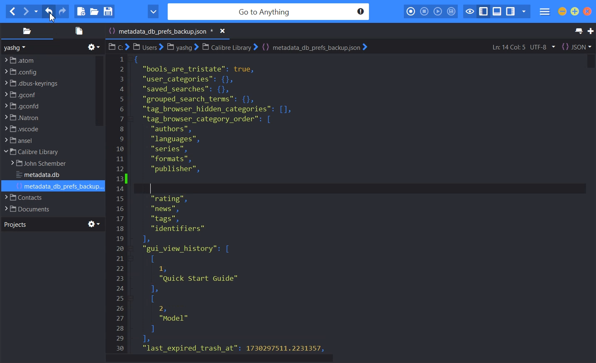 This screenshot has width=596, height=363. What do you see at coordinates (59, 186) in the screenshot?
I see `File` at bounding box center [59, 186].